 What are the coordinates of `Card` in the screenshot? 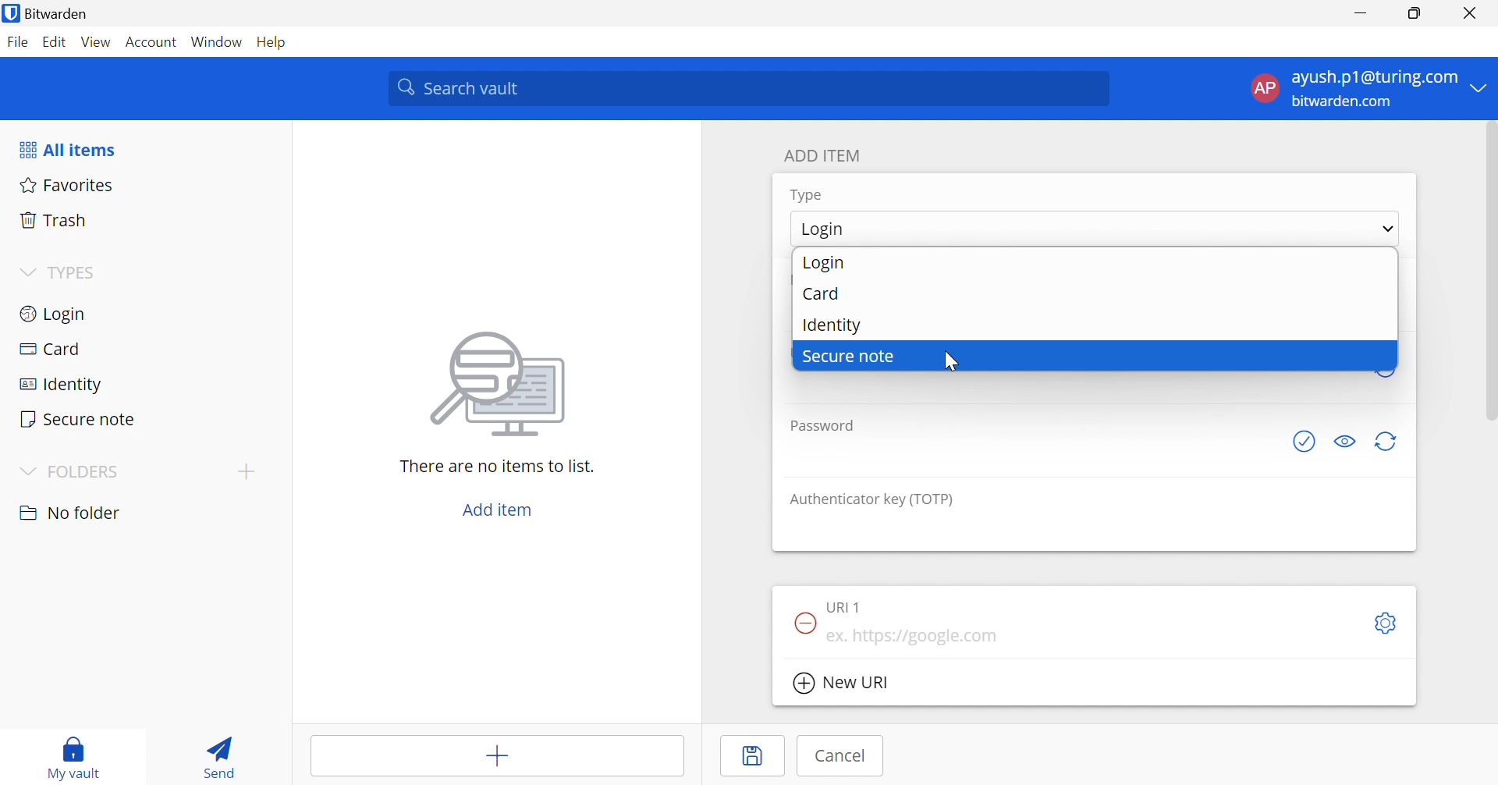 It's located at (1097, 290).